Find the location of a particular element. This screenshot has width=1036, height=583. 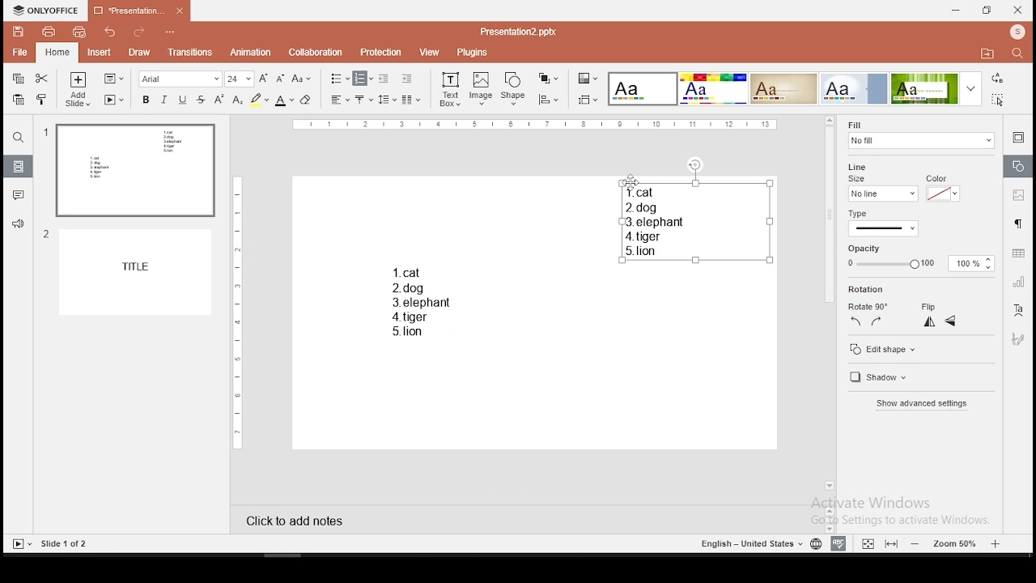

bold is located at coordinates (144, 99).